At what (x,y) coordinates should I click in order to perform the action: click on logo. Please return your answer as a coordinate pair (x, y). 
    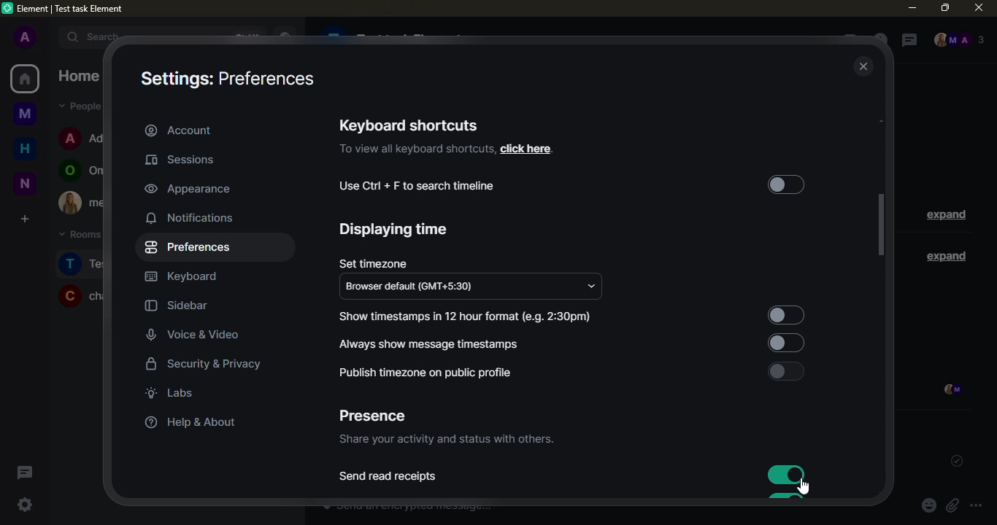
    Looking at the image, I should click on (8, 8).